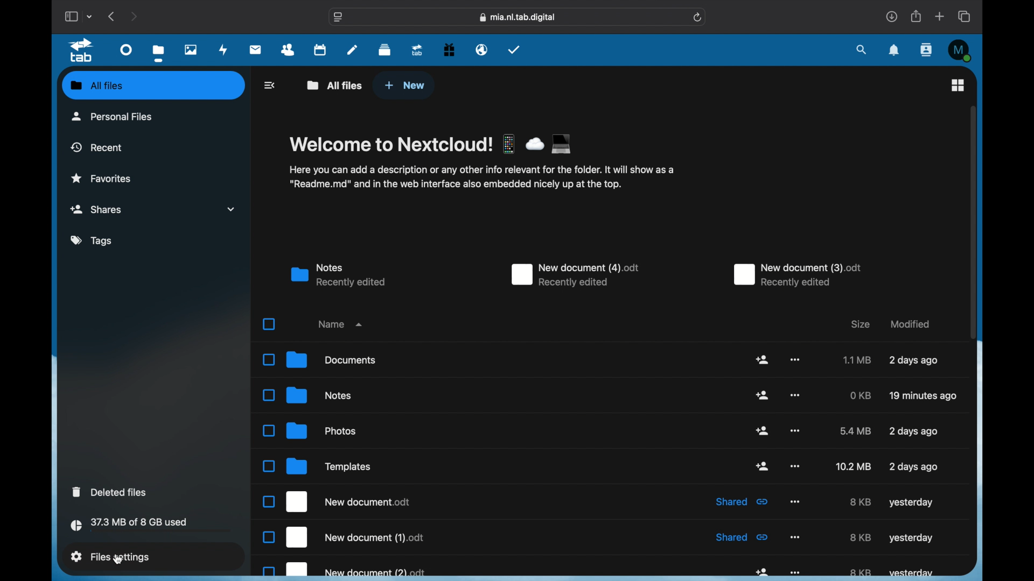 This screenshot has height=581, width=1034. Describe the element at coordinates (405, 86) in the screenshot. I see `new` at that location.